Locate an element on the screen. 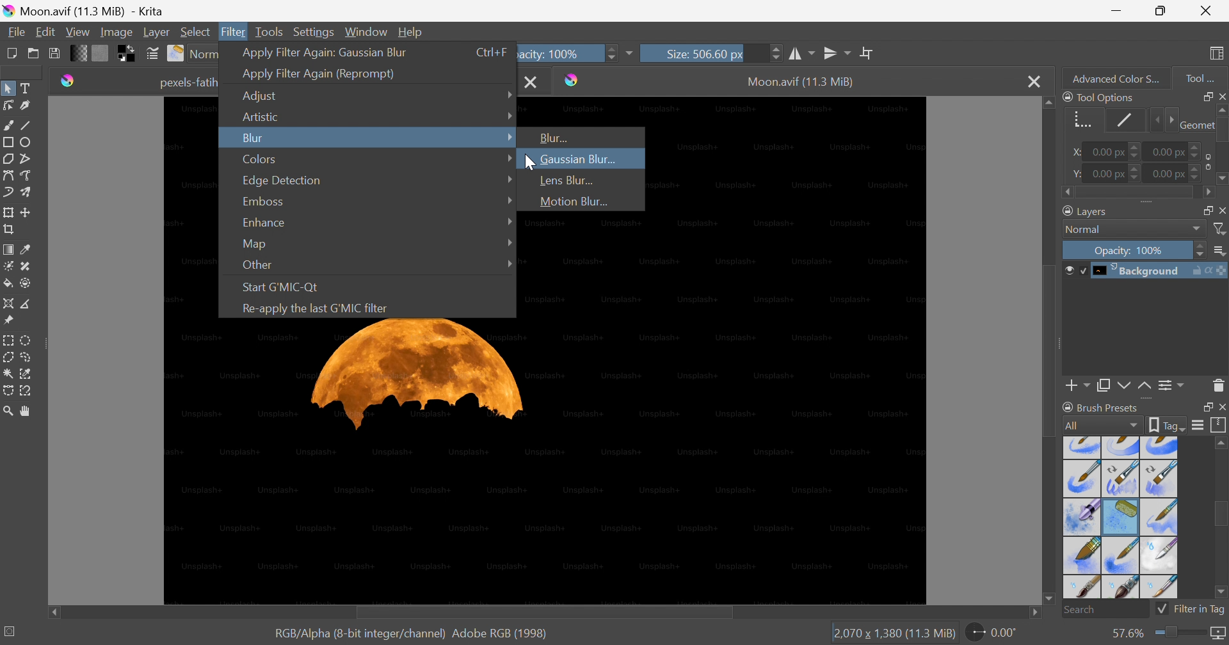  Moon.avif (11.3 MiB - Krita) is located at coordinates (82, 10).